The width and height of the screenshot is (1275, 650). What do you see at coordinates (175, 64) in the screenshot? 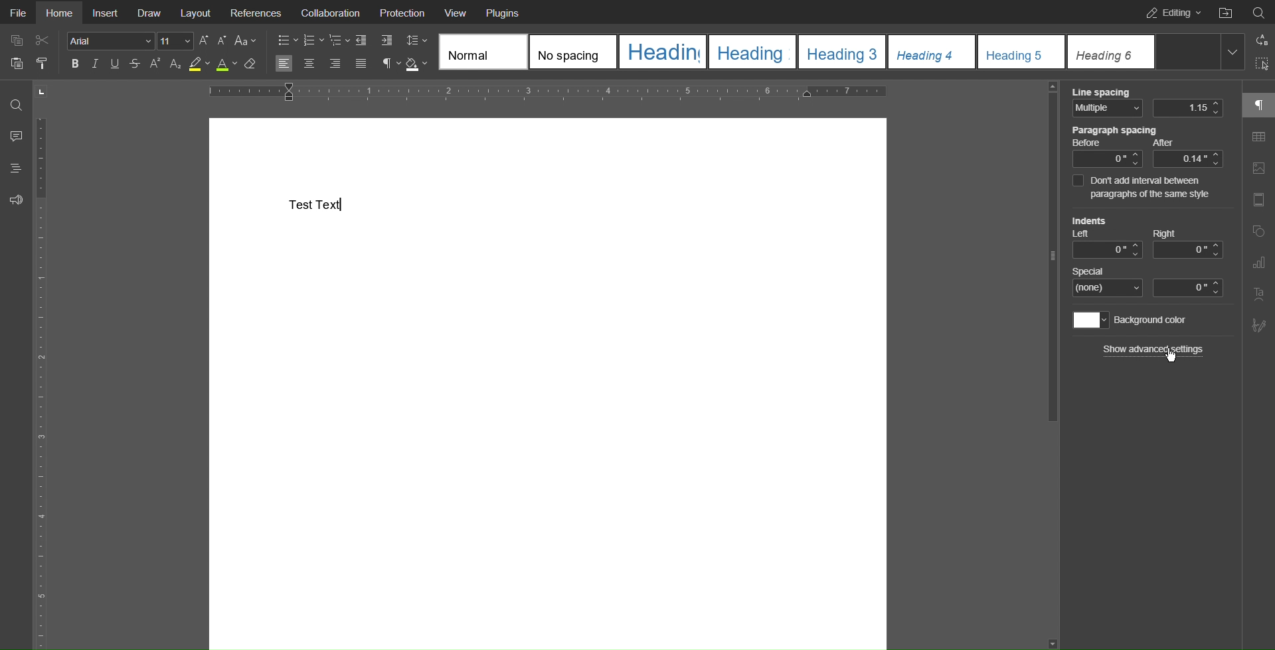
I see `Subscript` at bounding box center [175, 64].